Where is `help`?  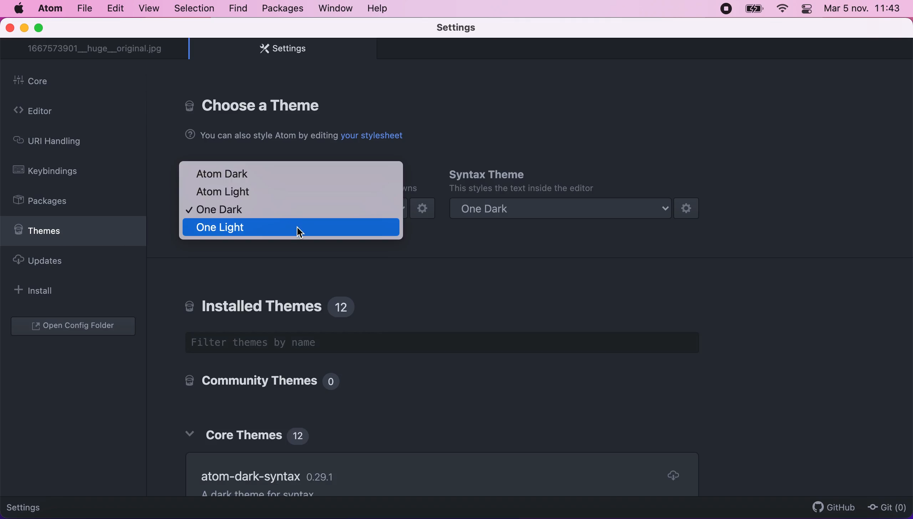 help is located at coordinates (382, 10).